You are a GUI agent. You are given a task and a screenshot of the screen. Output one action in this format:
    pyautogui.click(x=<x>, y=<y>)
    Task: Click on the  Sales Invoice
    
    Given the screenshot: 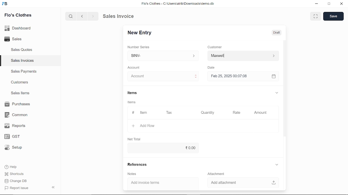 What is the action you would take?
    pyautogui.click(x=121, y=17)
    